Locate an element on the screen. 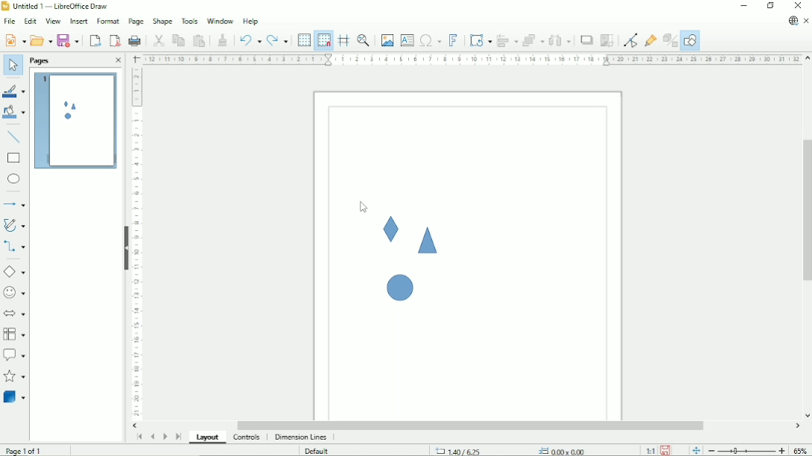  Curves and polygons is located at coordinates (14, 225).